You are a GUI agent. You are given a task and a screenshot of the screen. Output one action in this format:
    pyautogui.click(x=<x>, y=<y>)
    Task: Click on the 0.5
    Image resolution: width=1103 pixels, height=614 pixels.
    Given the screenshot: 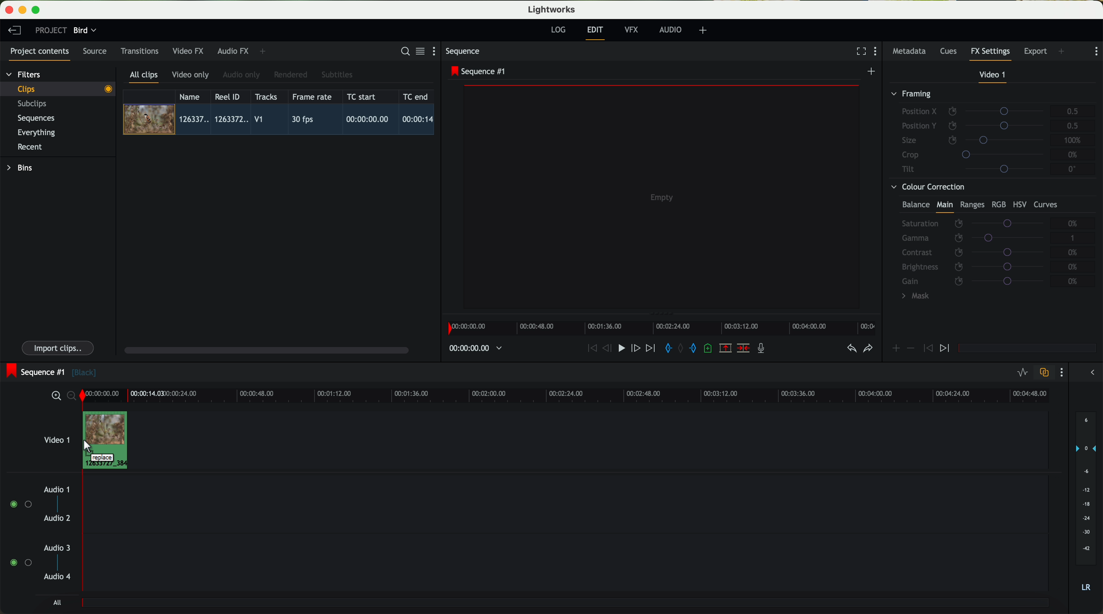 What is the action you would take?
    pyautogui.click(x=1072, y=125)
    